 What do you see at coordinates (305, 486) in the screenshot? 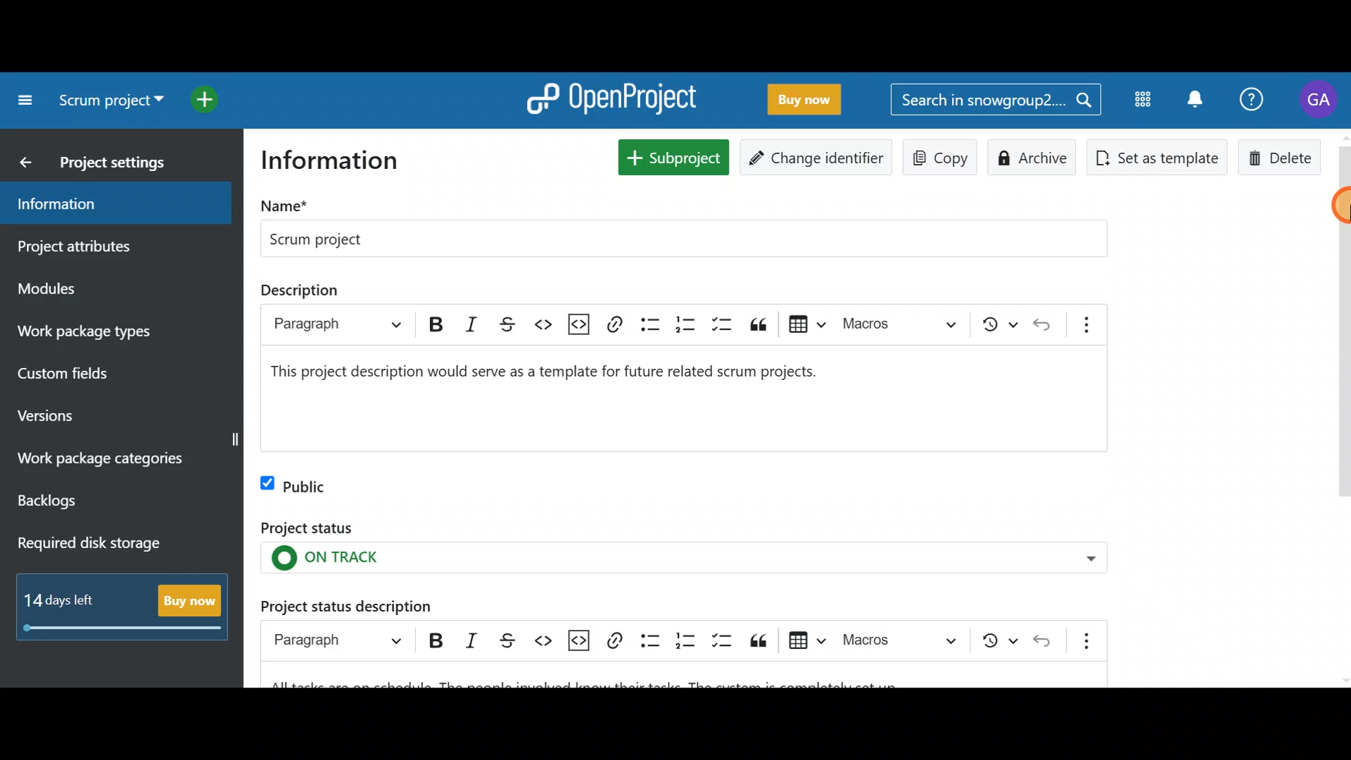
I see `Public` at bounding box center [305, 486].